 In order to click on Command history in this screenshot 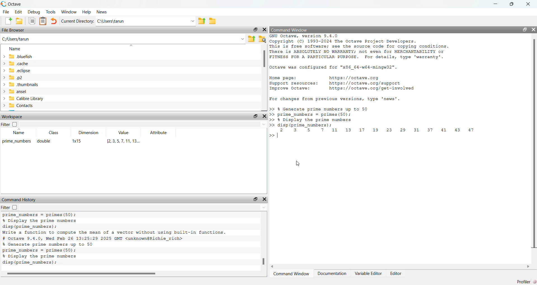, I will do `click(20, 199)`.